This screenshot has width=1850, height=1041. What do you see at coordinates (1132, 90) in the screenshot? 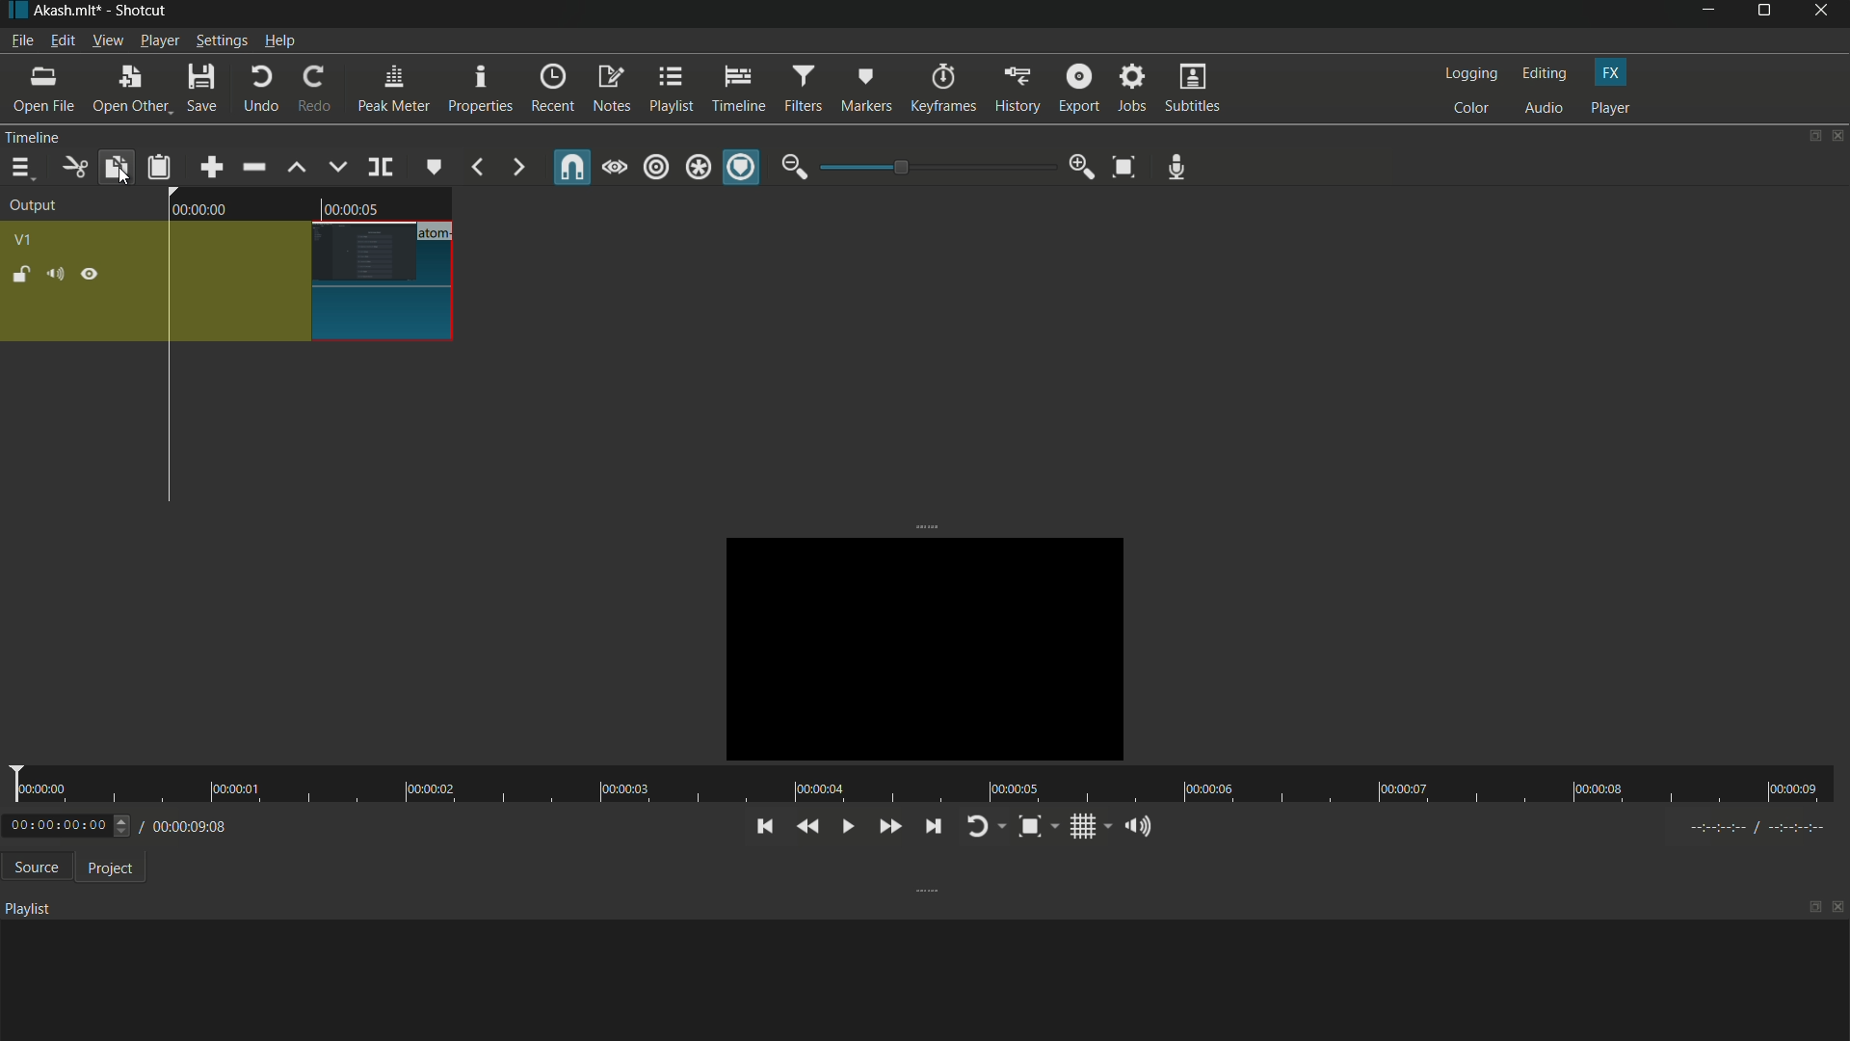
I see `jobs` at bounding box center [1132, 90].